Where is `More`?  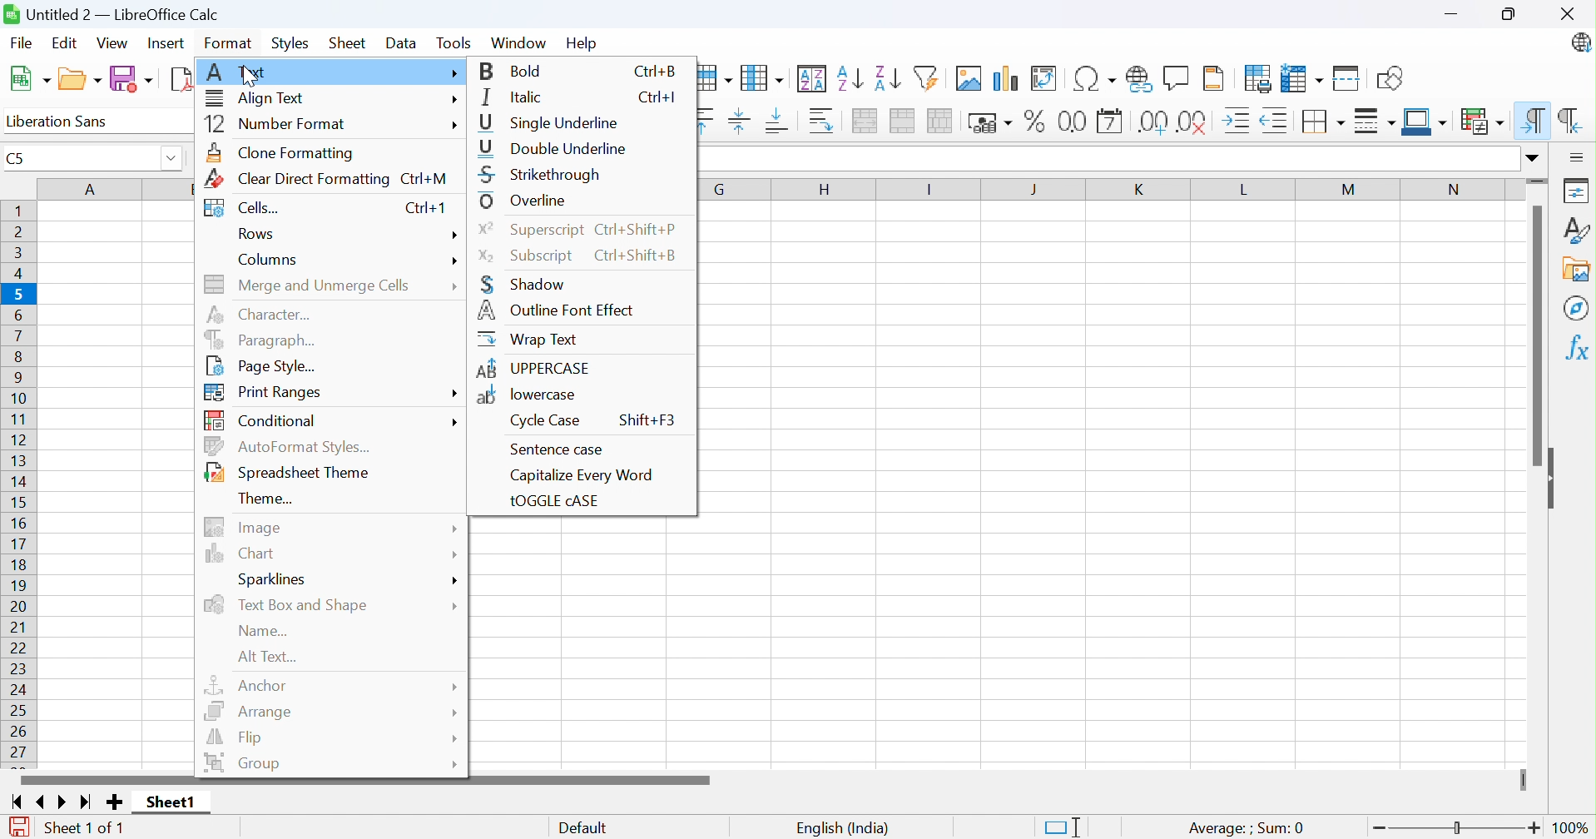
More is located at coordinates (456, 73).